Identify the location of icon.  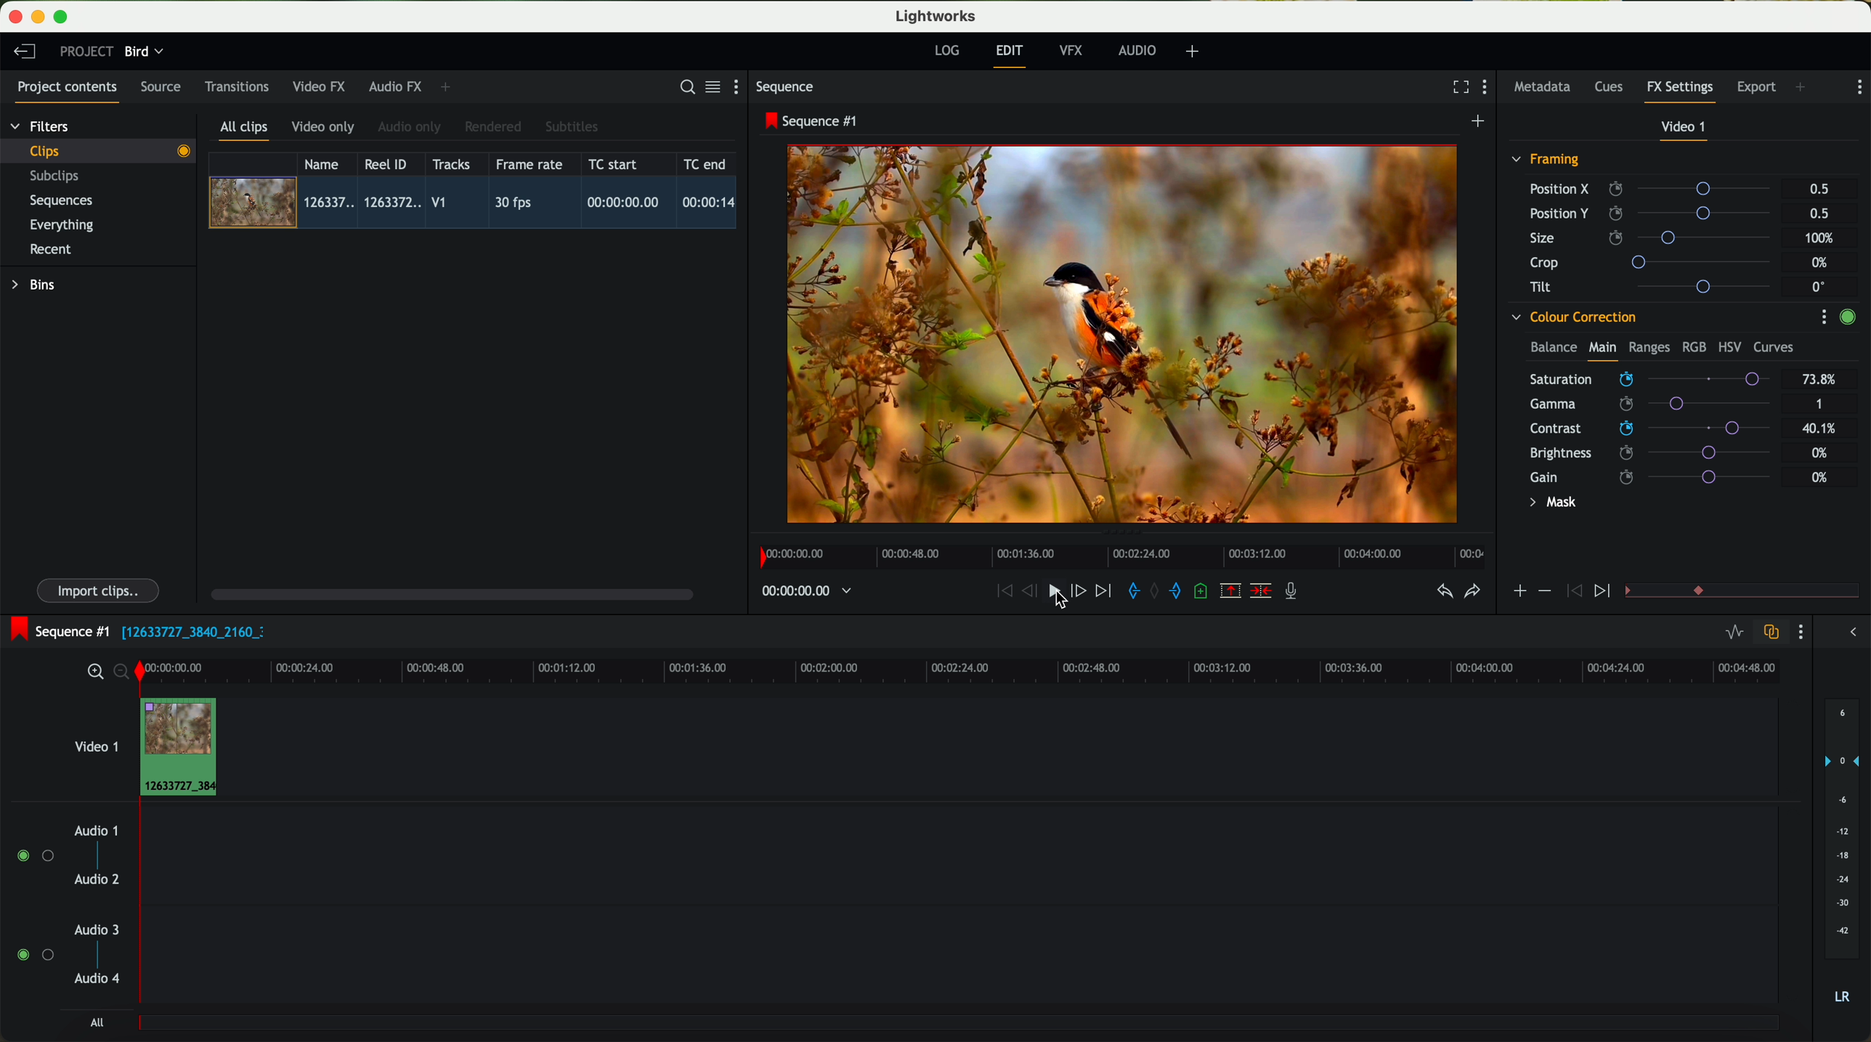
(1519, 593).